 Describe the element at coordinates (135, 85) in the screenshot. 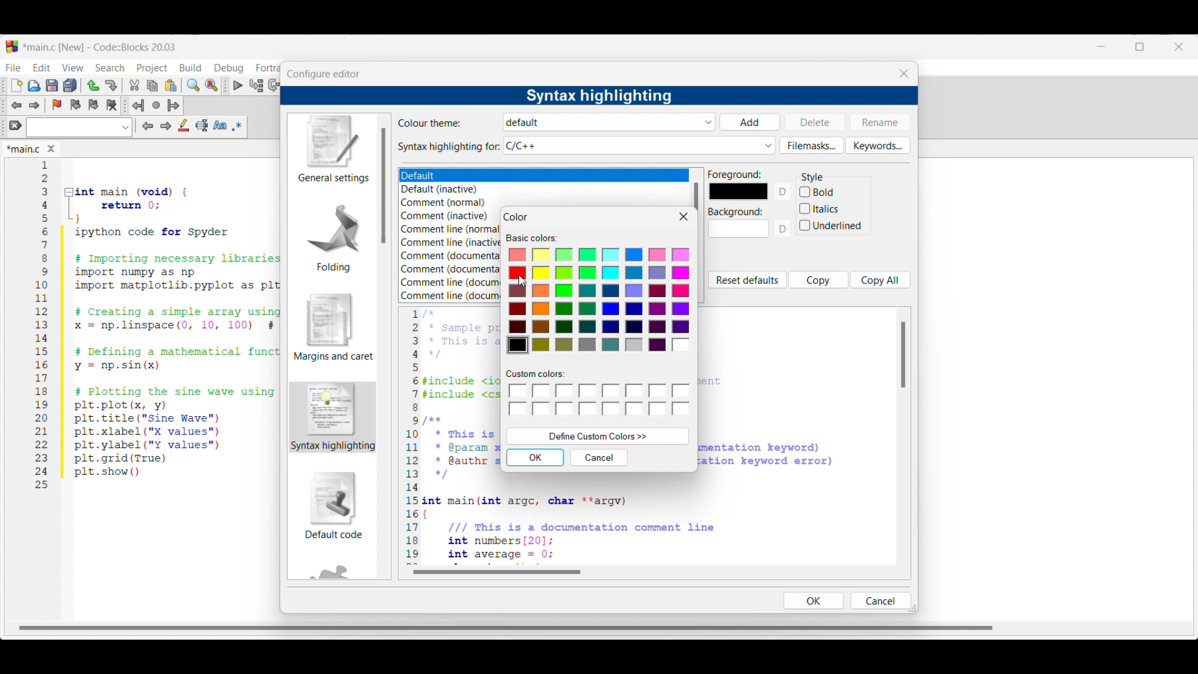

I see `Cut` at that location.